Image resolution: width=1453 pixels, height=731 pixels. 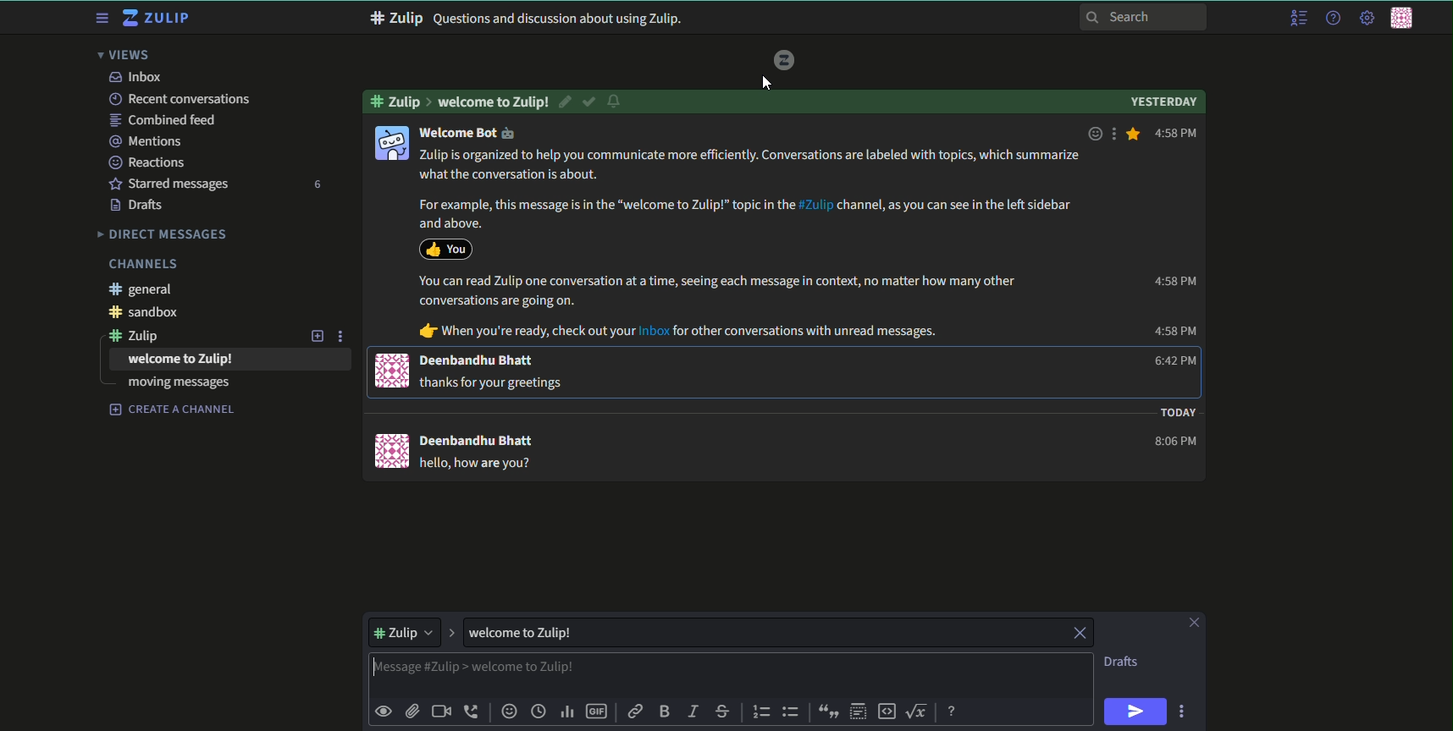 I want to click on italic, so click(x=698, y=712).